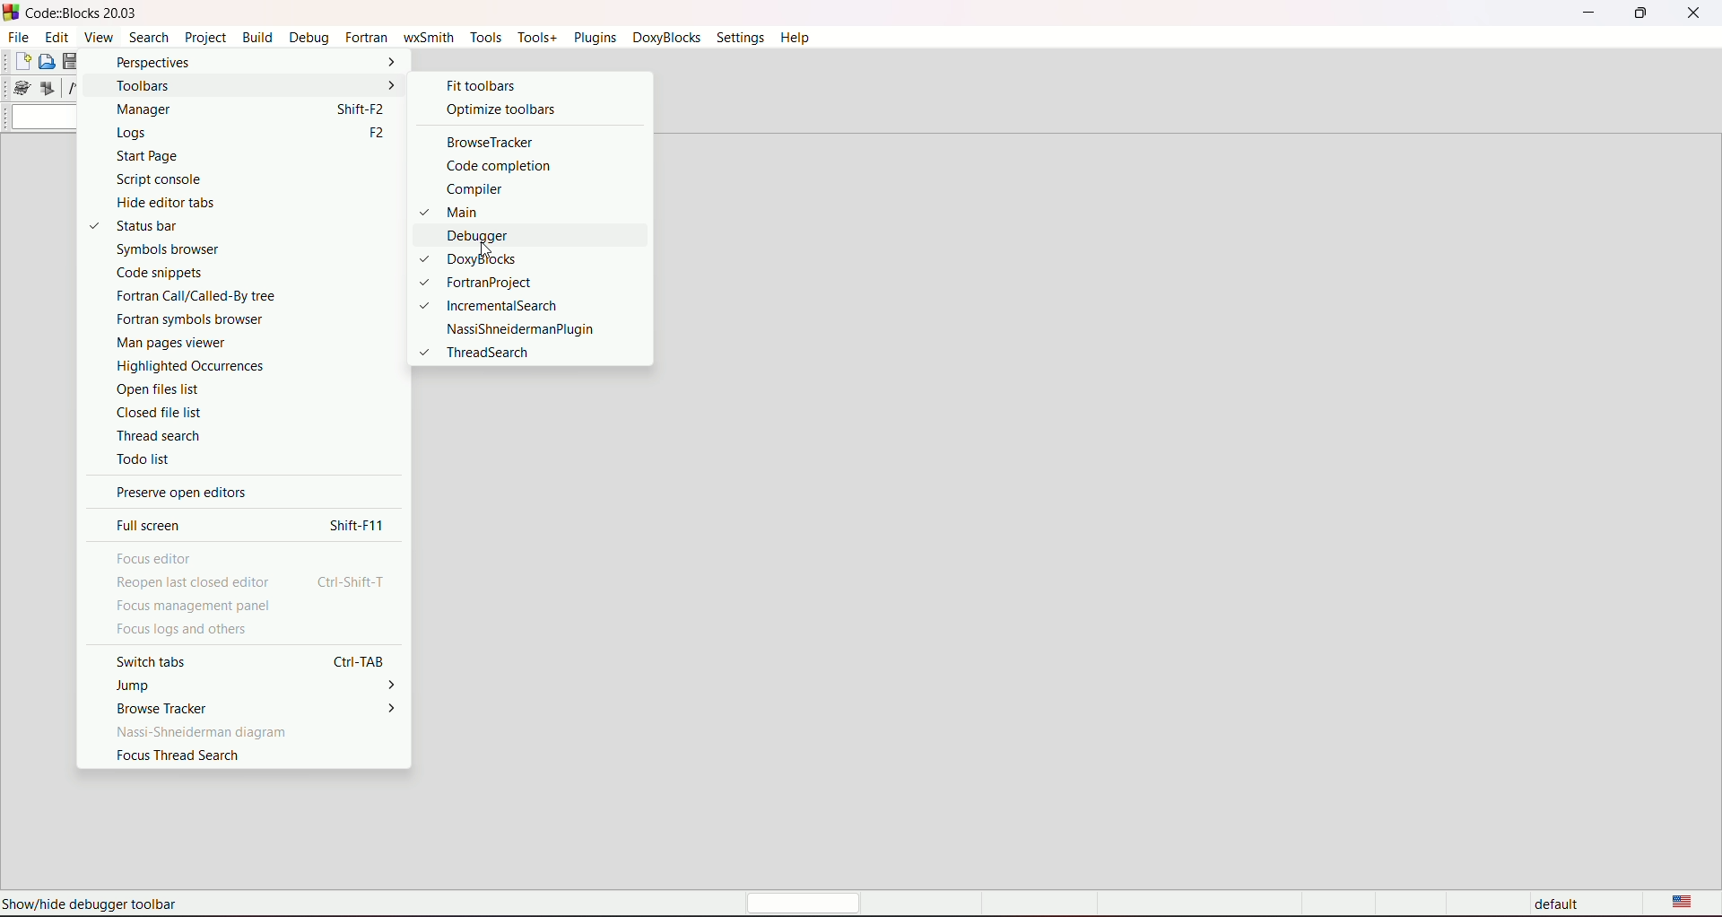 The width and height of the screenshot is (1722, 917). I want to click on hide editor tabs, so click(222, 202).